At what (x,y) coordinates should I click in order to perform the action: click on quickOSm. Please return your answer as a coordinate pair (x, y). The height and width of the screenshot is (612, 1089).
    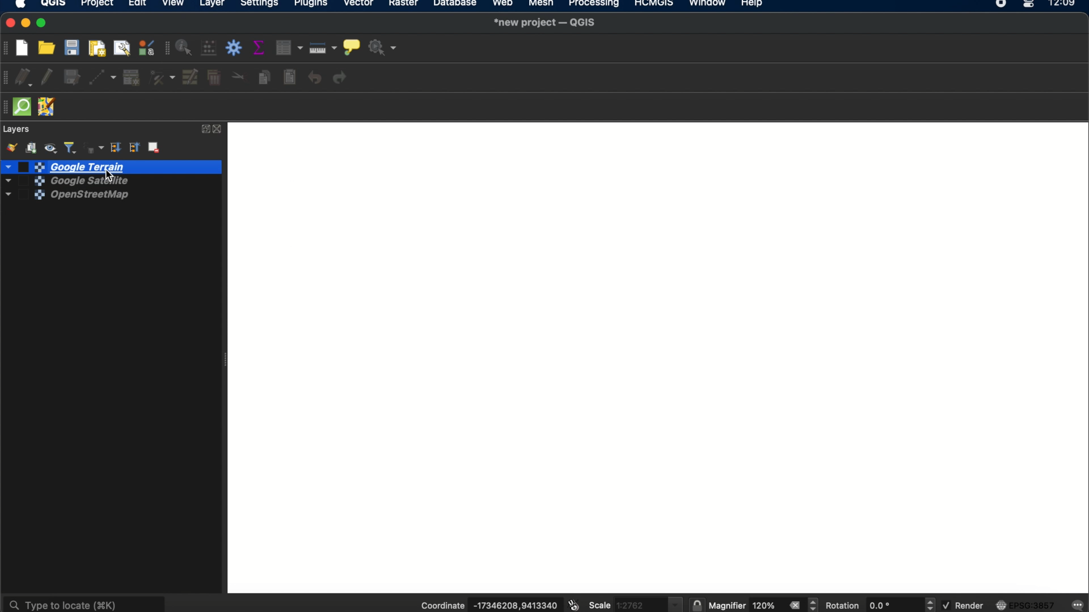
    Looking at the image, I should click on (25, 107).